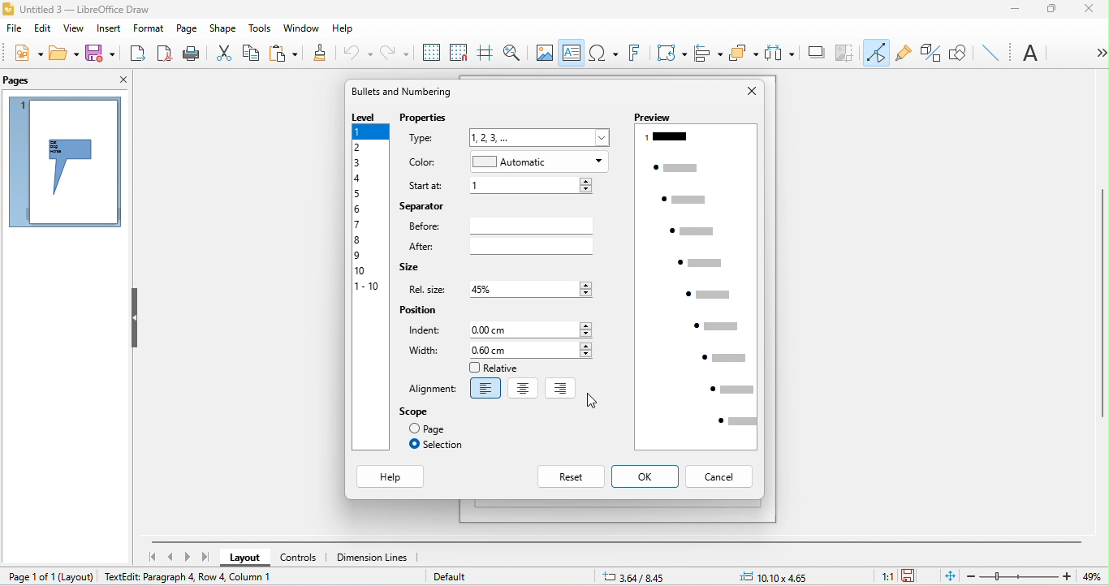  Describe the element at coordinates (502, 226) in the screenshot. I see `before` at that location.